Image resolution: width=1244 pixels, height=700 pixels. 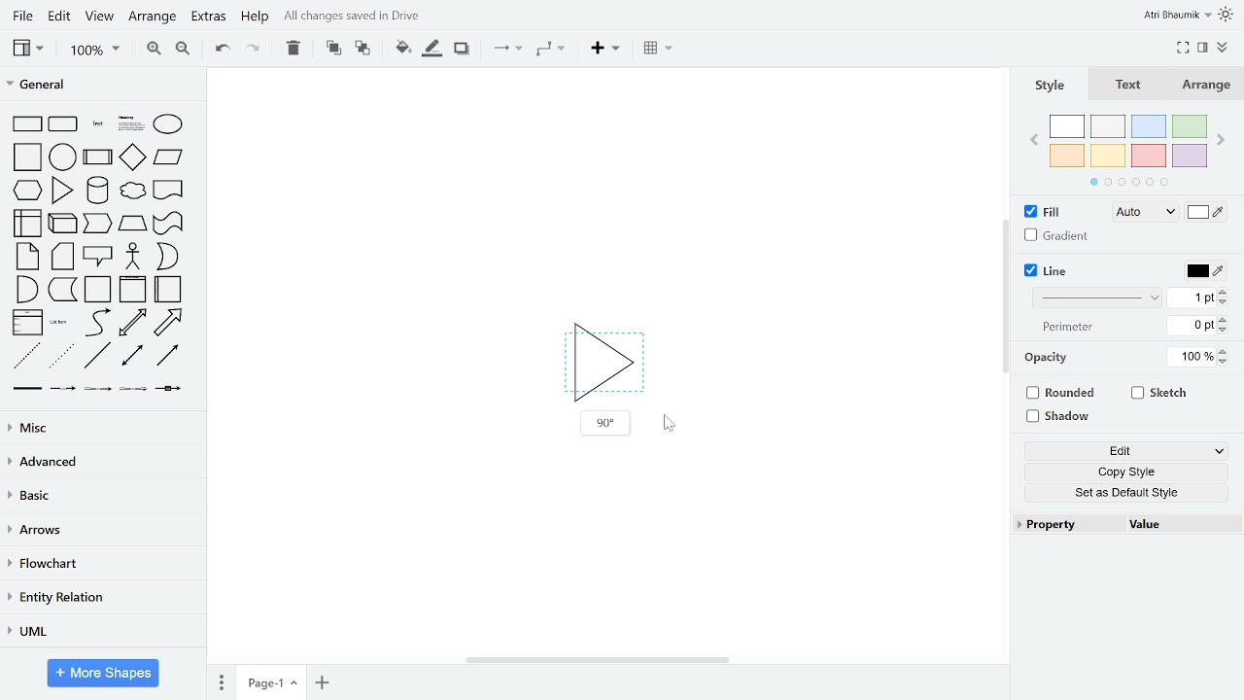 What do you see at coordinates (98, 157) in the screenshot?
I see `process` at bounding box center [98, 157].